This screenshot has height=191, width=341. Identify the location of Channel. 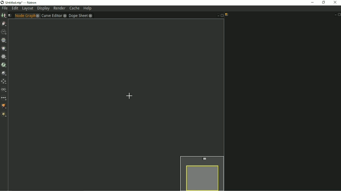
(4, 40).